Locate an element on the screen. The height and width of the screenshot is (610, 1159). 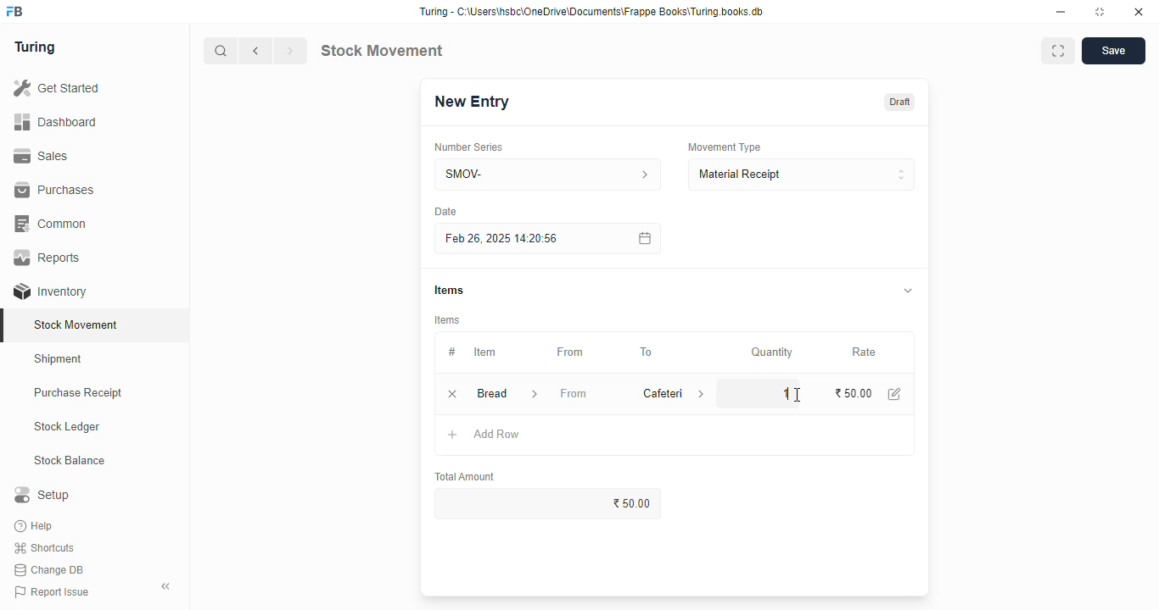
search is located at coordinates (221, 51).